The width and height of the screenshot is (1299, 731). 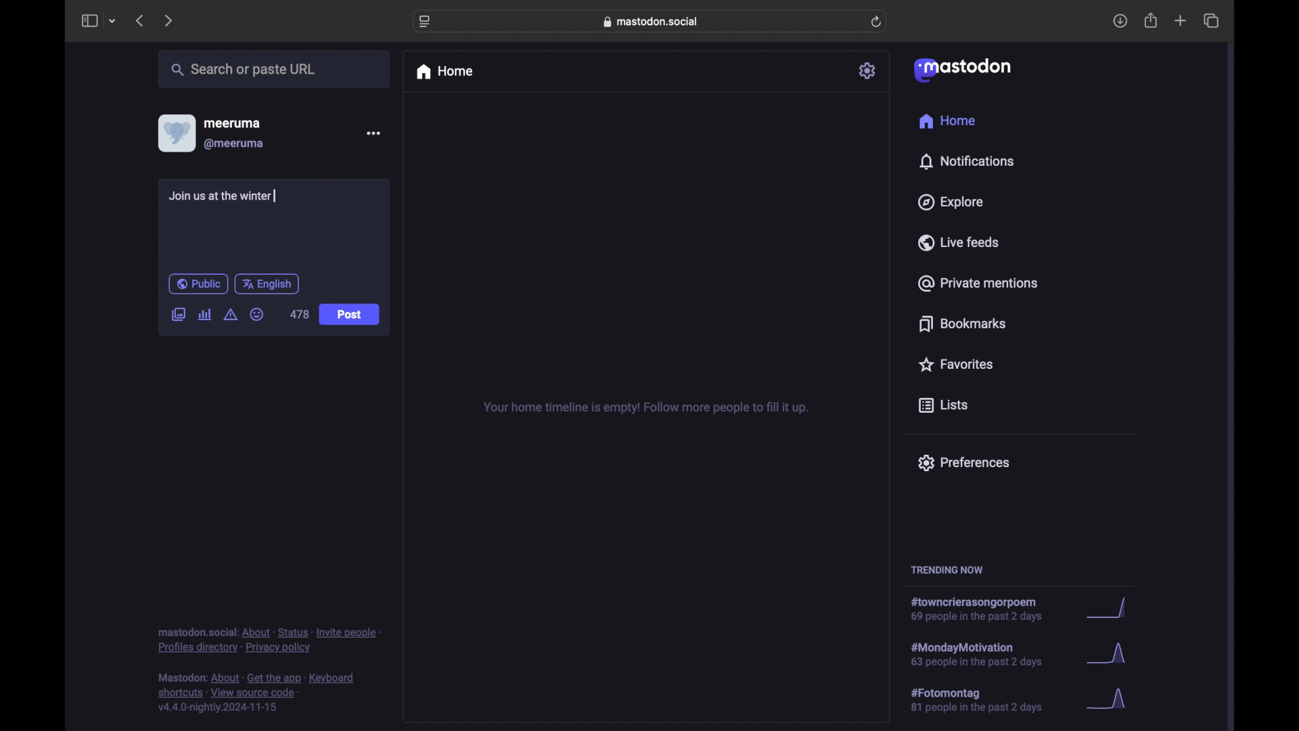 I want to click on share, so click(x=1152, y=21).